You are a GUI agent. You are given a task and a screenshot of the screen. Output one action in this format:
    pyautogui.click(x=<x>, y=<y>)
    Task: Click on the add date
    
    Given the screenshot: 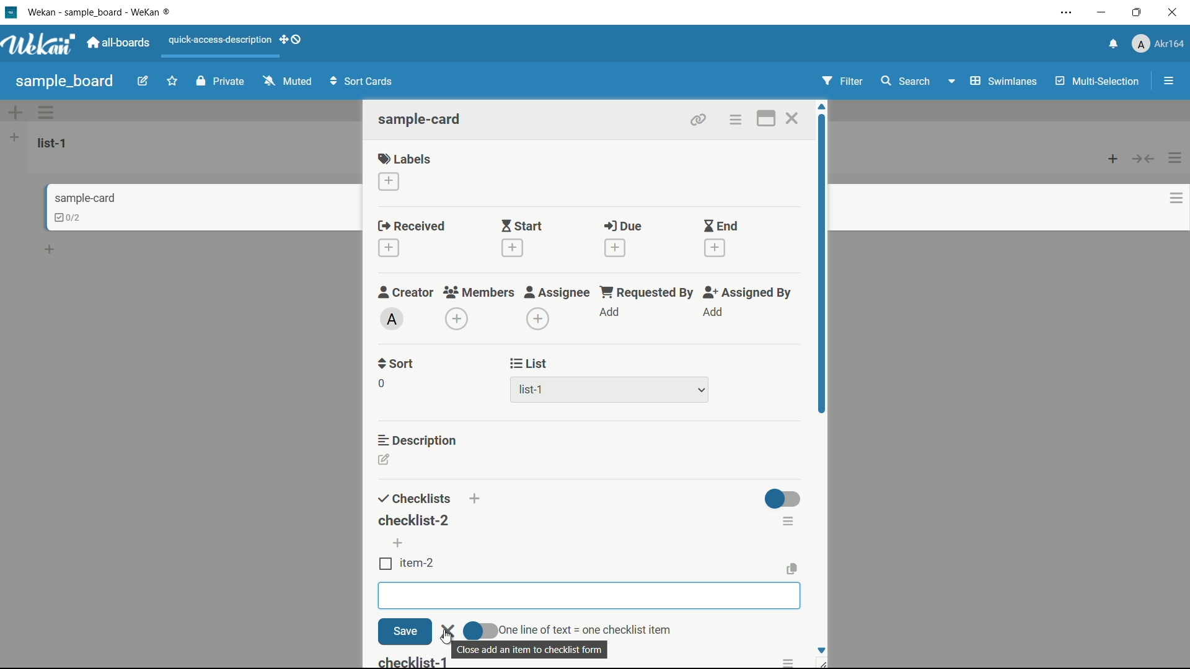 What is the action you would take?
    pyautogui.click(x=614, y=248)
    